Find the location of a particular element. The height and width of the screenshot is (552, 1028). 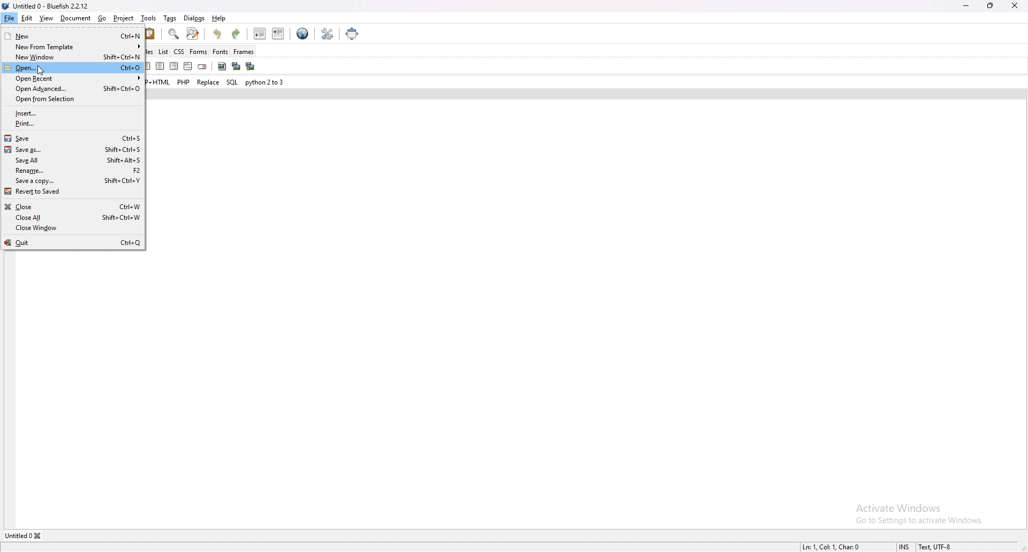

close all is located at coordinates (32, 217).